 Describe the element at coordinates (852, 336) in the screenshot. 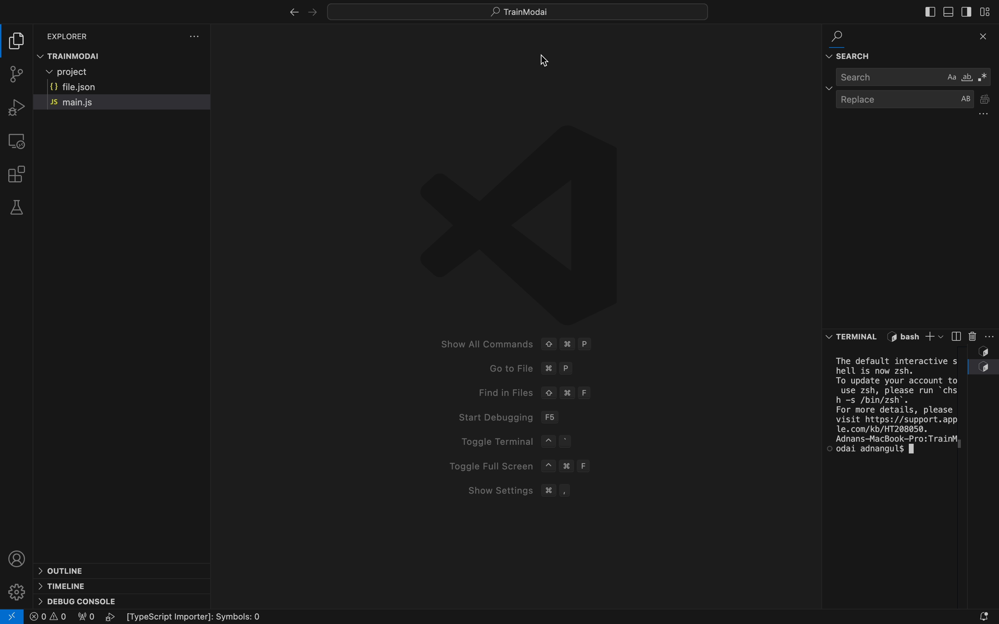

I see `` at that location.